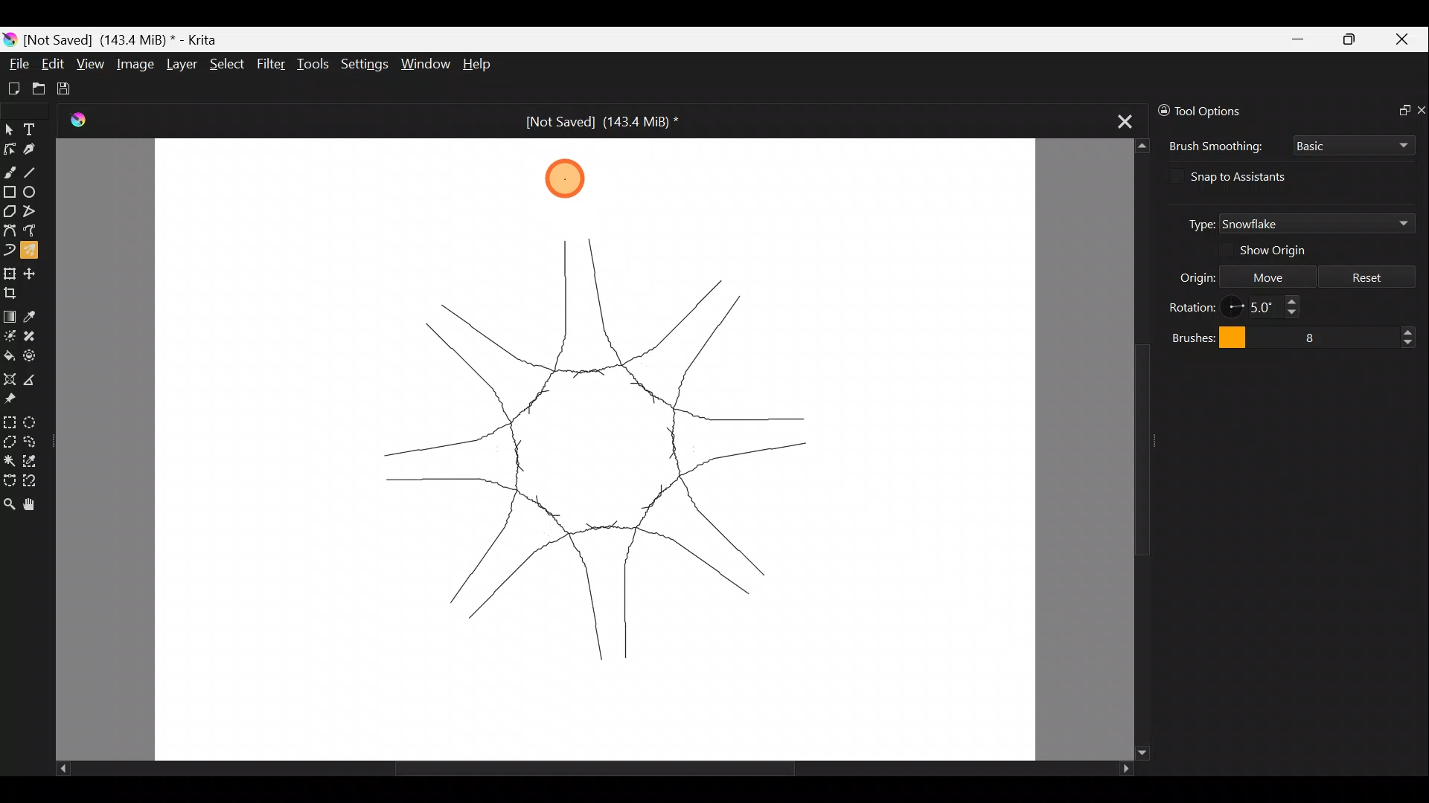 The height and width of the screenshot is (803, 1429). I want to click on Filter, so click(274, 65).